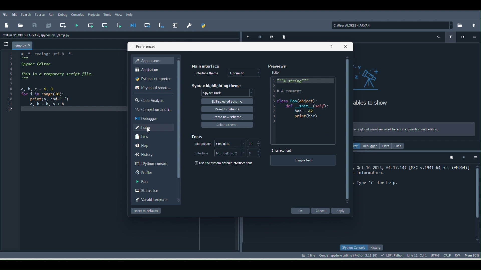  I want to click on Change to parent directory, so click(474, 25).